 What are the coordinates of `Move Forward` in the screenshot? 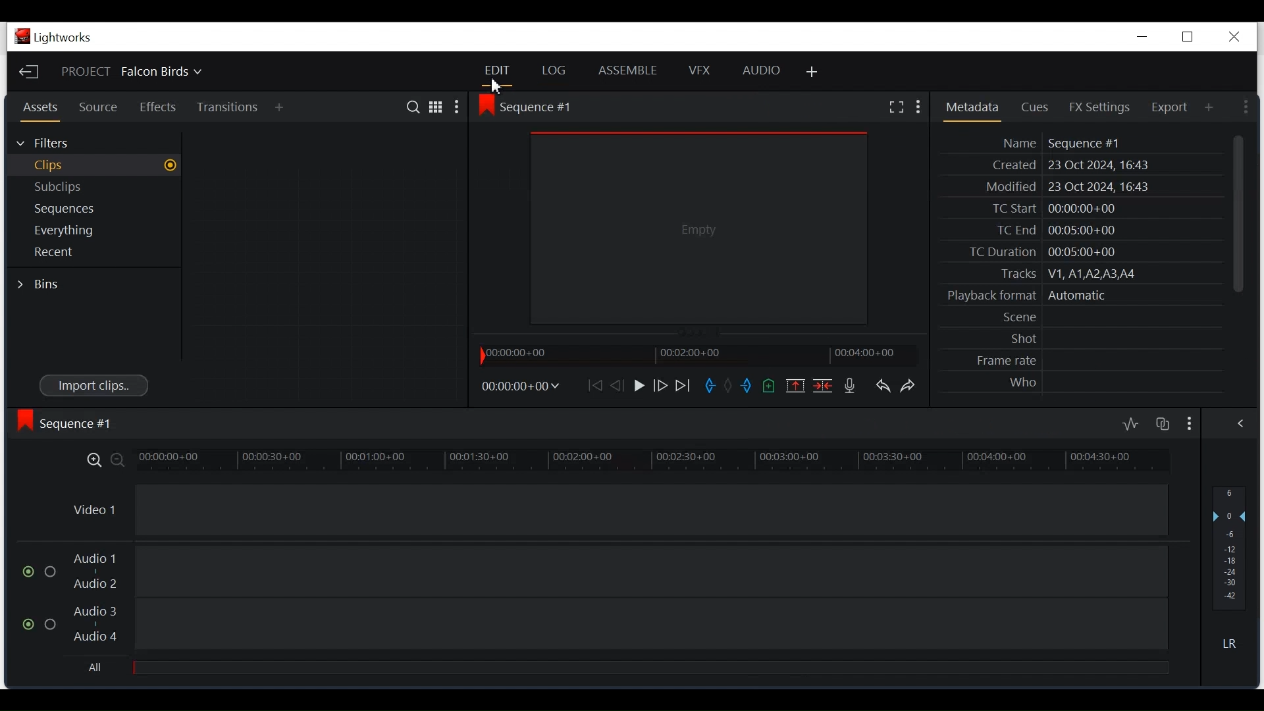 It's located at (591, 385).